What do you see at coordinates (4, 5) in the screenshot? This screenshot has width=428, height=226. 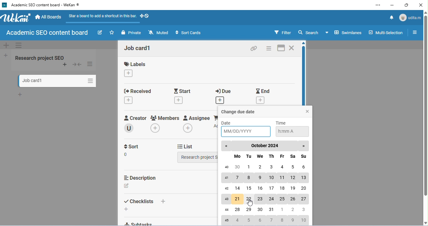 I see `wekan logo` at bounding box center [4, 5].